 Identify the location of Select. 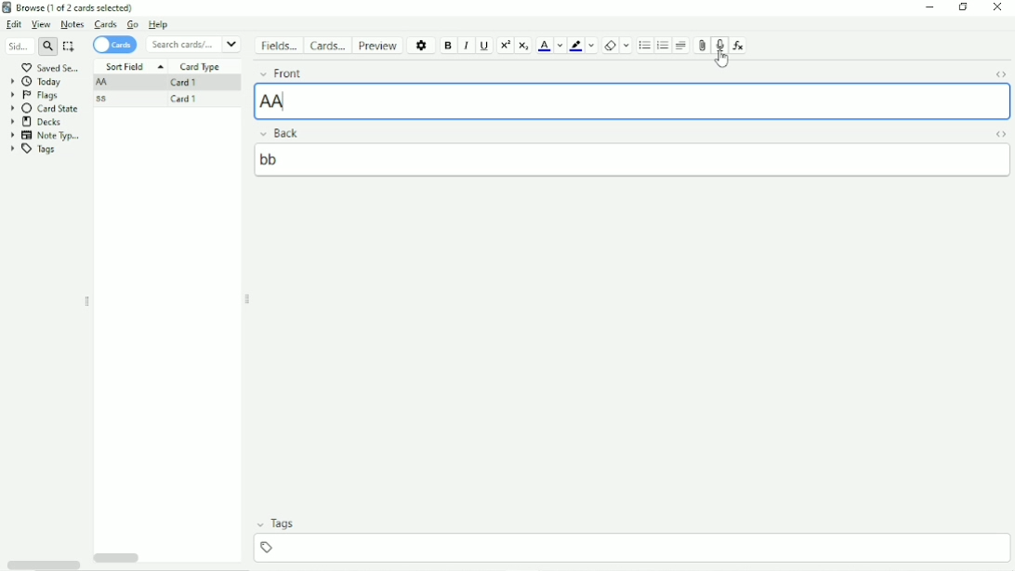
(70, 46).